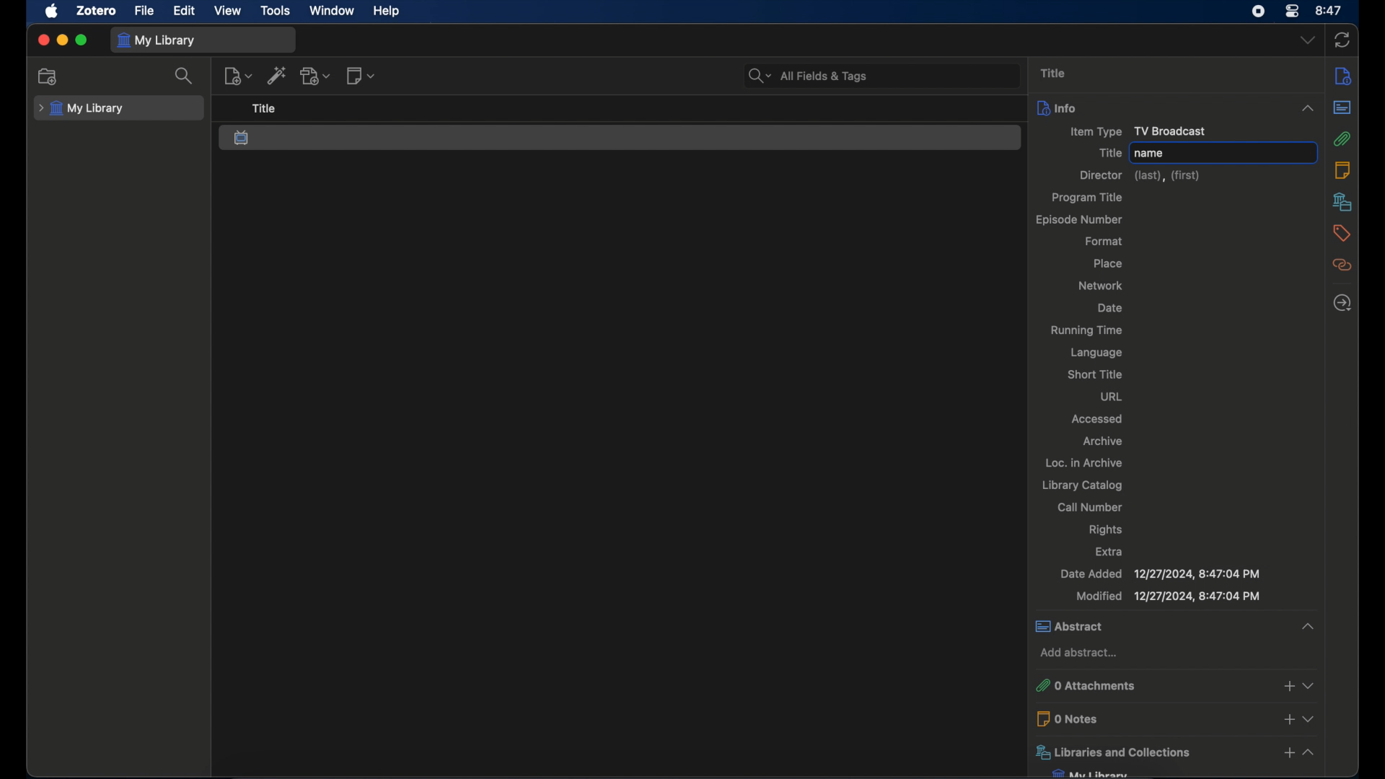  I want to click on new collection, so click(47, 76).